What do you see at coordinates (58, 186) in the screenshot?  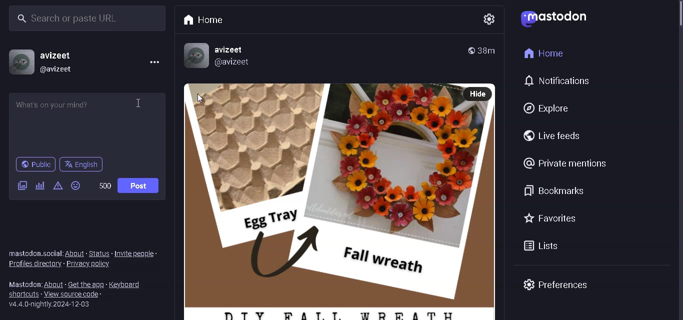 I see `content warning` at bounding box center [58, 186].